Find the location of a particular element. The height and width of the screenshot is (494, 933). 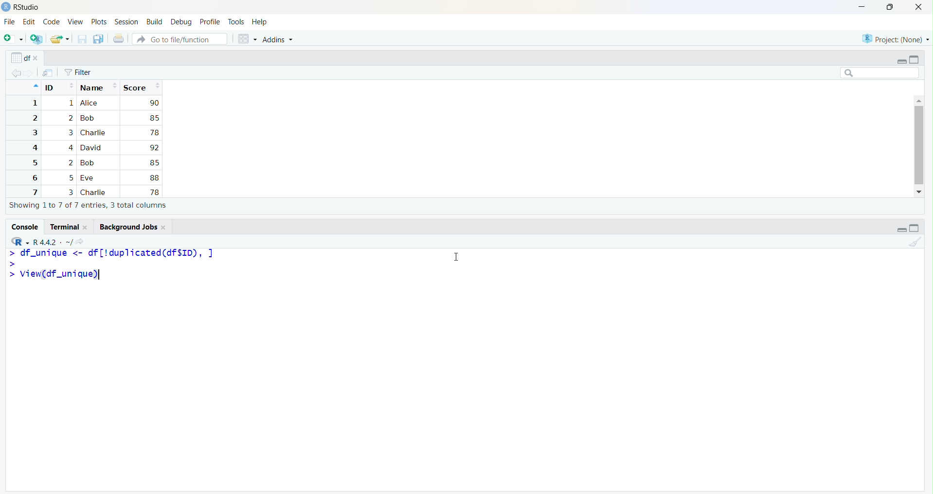

R 4.4.2 is located at coordinates (45, 243).